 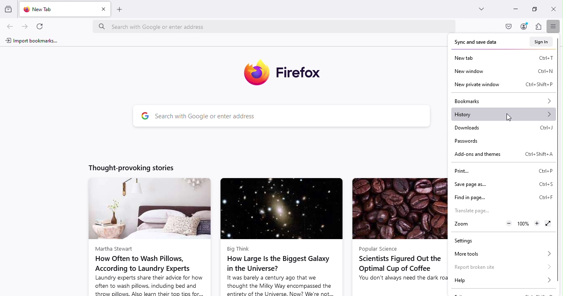 I want to click on Search bar, so click(x=289, y=117).